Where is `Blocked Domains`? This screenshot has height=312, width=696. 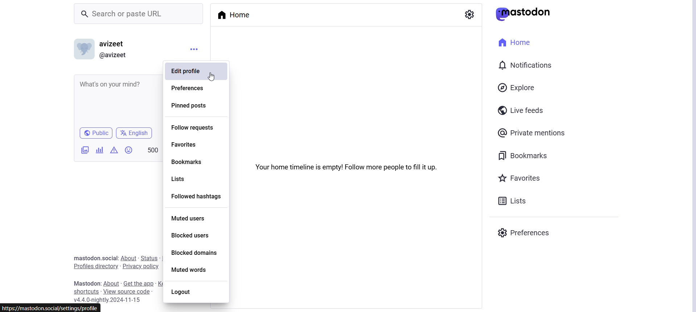 Blocked Domains is located at coordinates (197, 252).